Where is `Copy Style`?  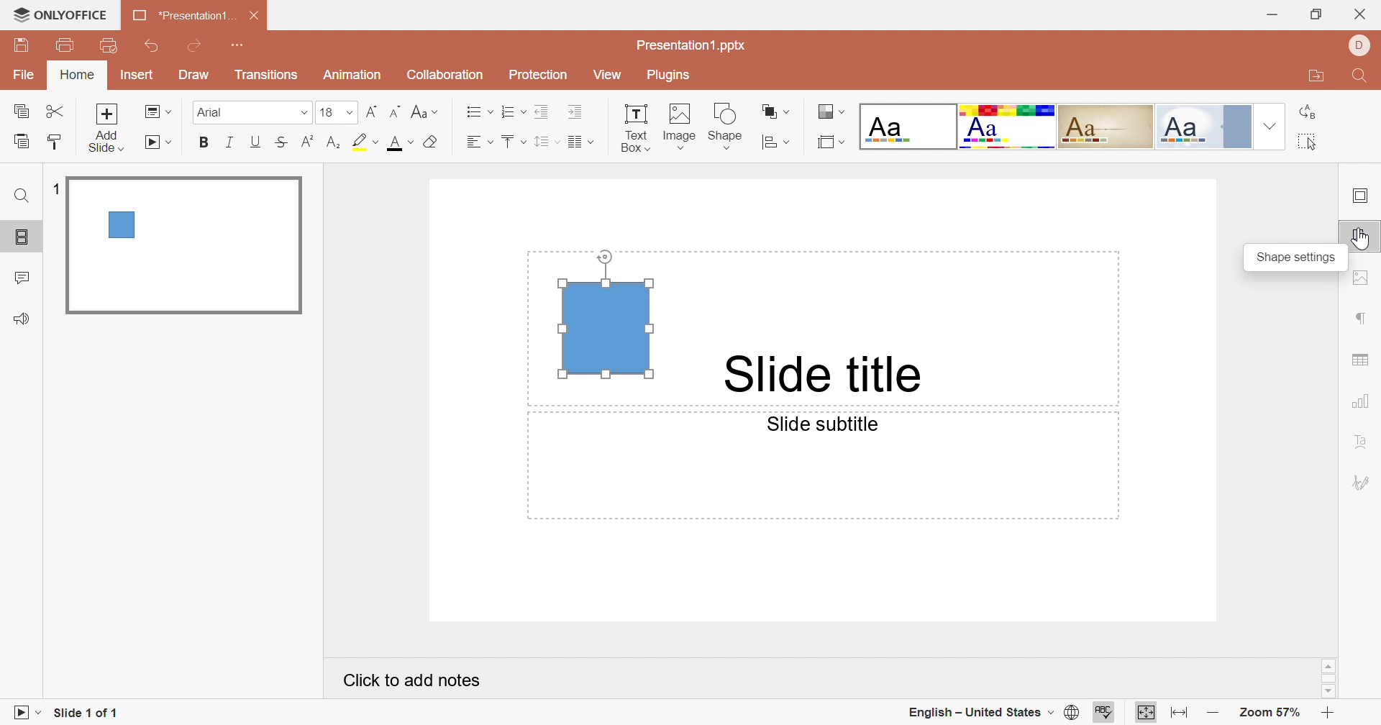
Copy Style is located at coordinates (51, 142).